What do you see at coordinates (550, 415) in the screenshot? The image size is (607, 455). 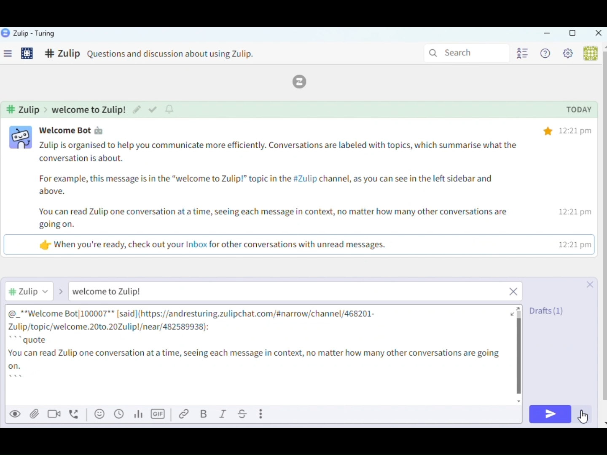 I see `Send` at bounding box center [550, 415].